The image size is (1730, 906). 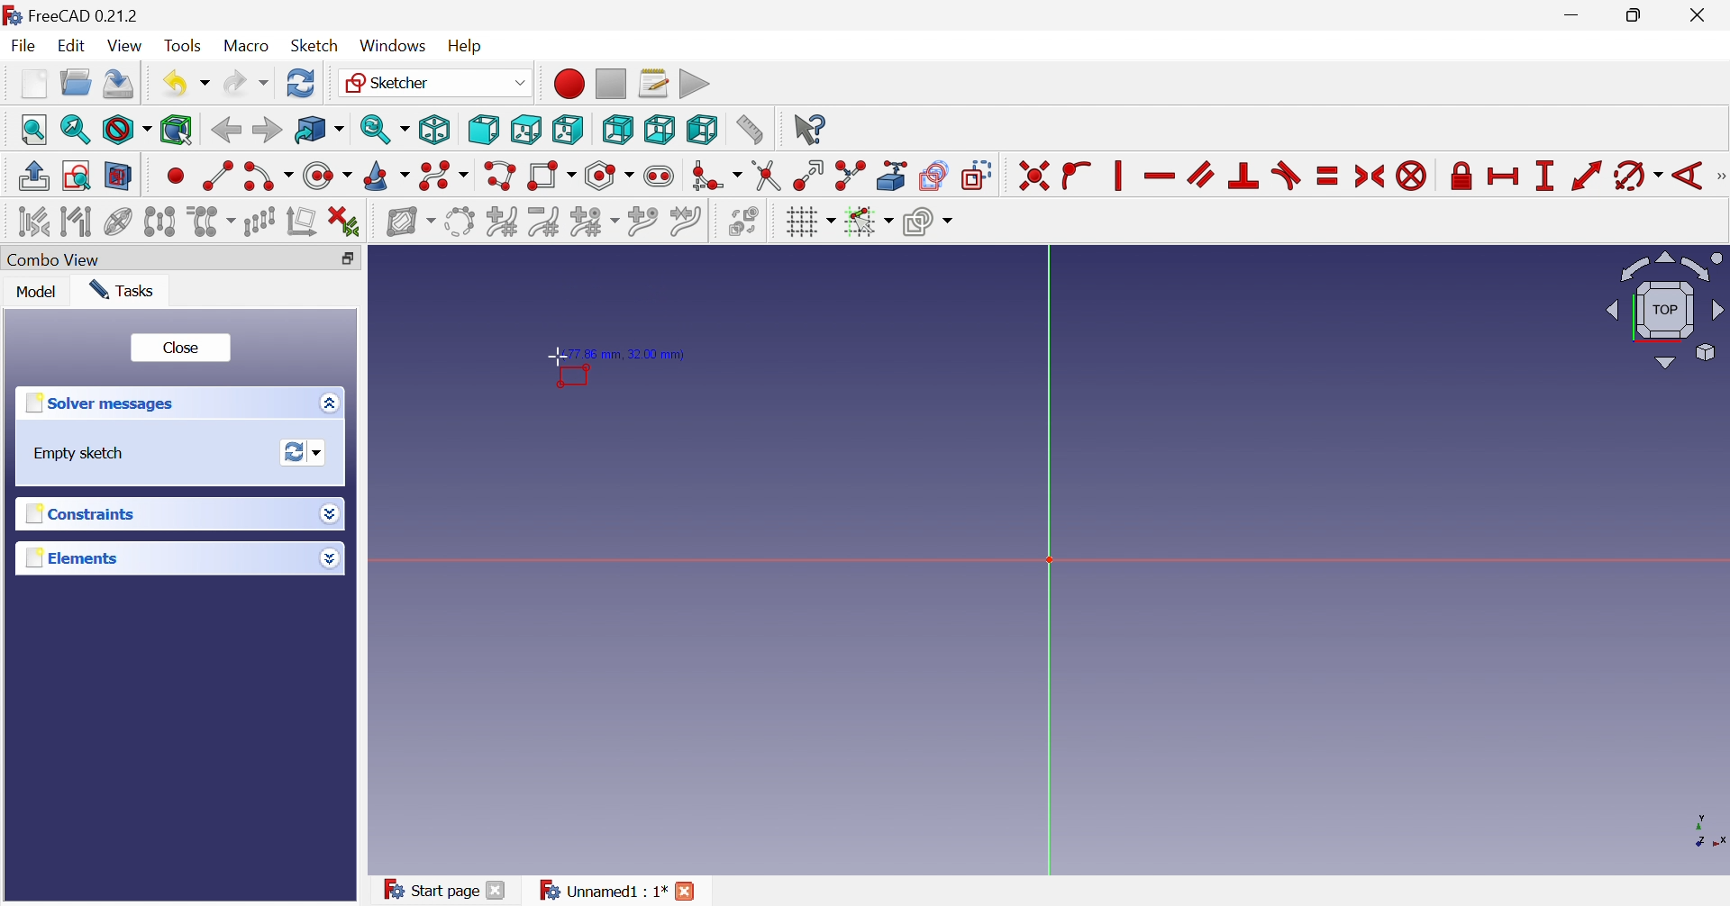 I want to click on Back, so click(x=225, y=131).